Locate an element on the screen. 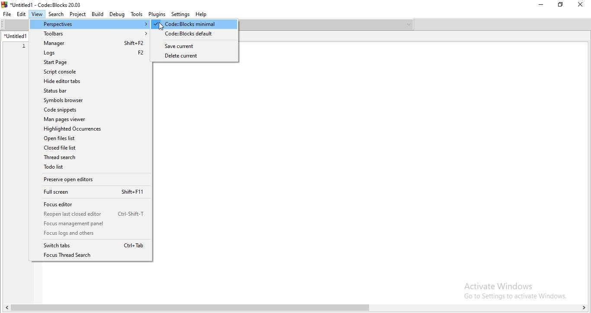 This screenshot has width=591, height=313. codeblocks default is located at coordinates (196, 35).